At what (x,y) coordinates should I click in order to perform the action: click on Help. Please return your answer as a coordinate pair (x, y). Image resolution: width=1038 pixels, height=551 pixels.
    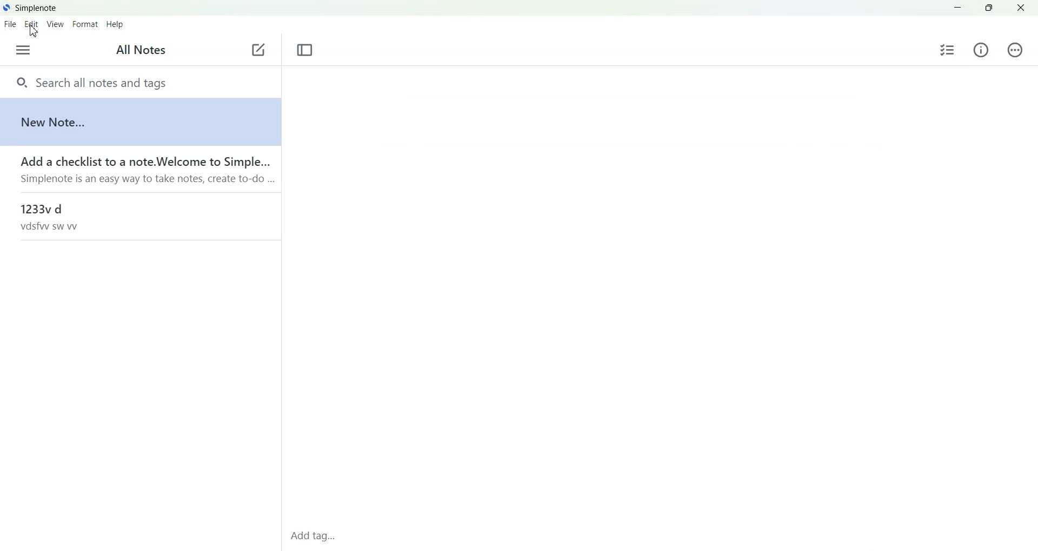
    Looking at the image, I should click on (117, 25).